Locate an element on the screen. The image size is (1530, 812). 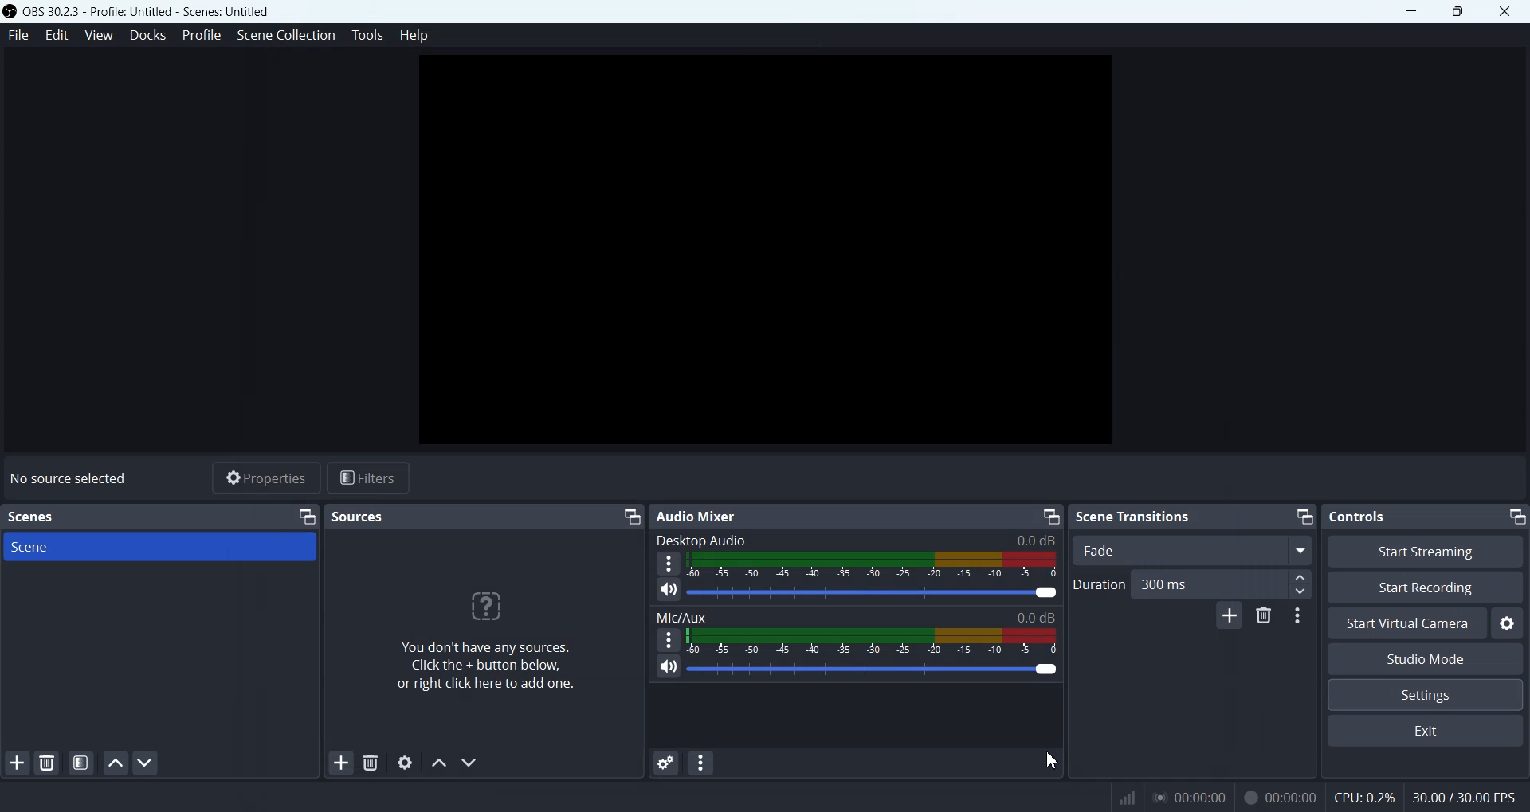
‘OBS 30.2.3 - Profile: Untitled - Scenes: Untitled is located at coordinates (139, 13).